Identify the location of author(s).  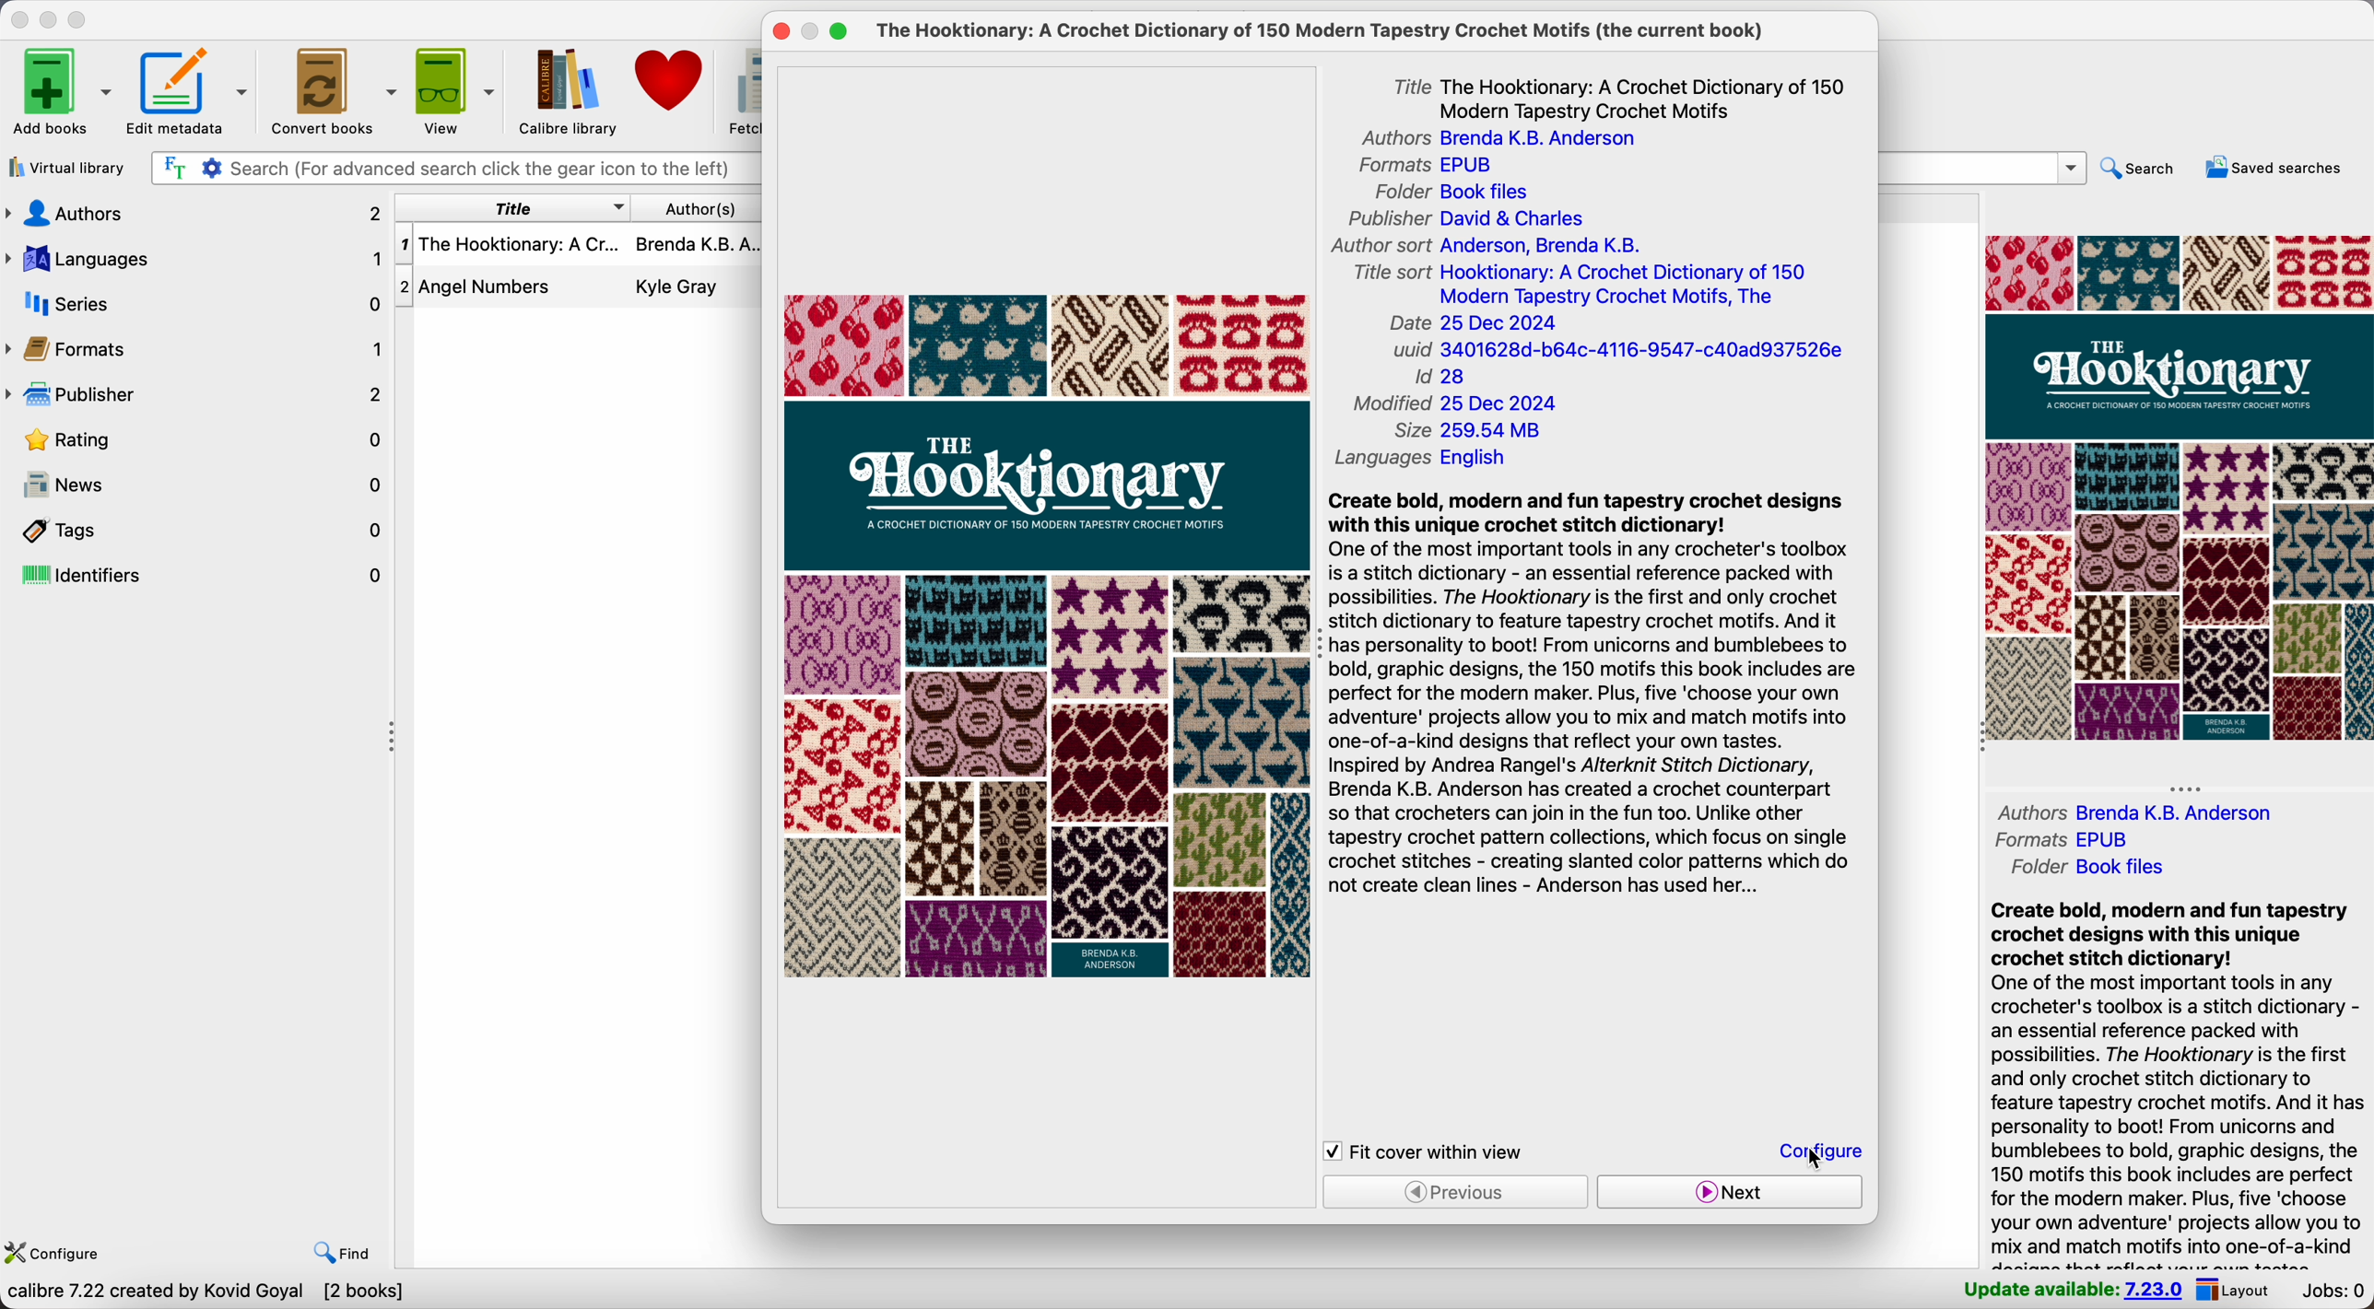
(700, 208).